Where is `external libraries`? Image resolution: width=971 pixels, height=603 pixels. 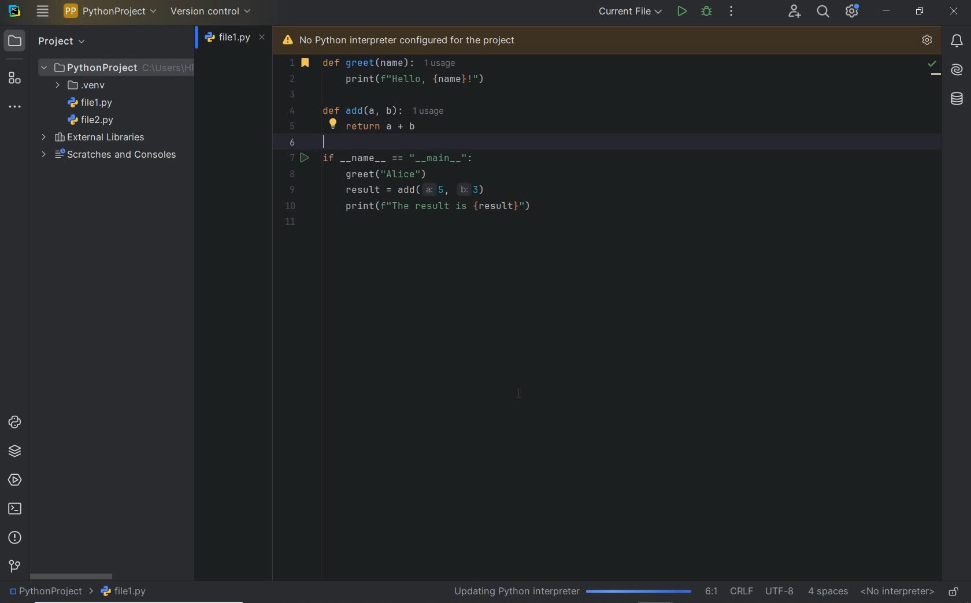
external libraries is located at coordinates (96, 120).